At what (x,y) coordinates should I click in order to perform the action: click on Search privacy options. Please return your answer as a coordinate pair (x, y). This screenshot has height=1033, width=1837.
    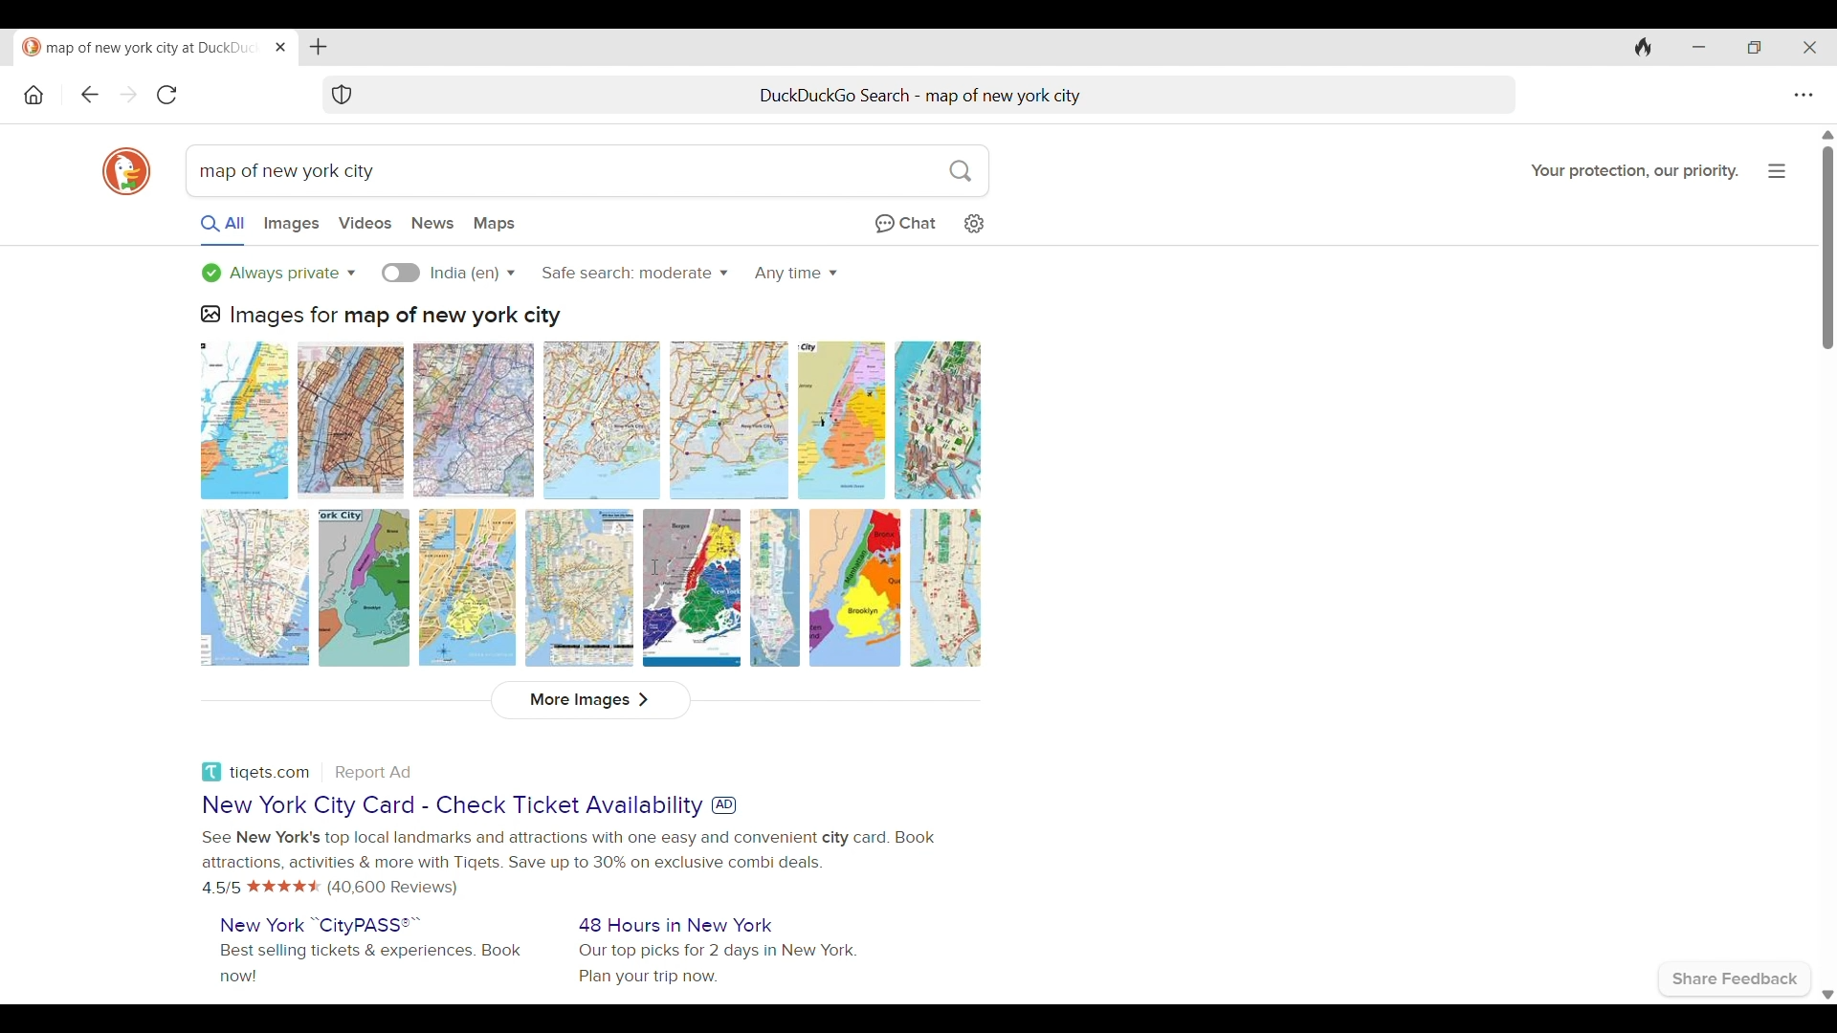
    Looking at the image, I should click on (278, 273).